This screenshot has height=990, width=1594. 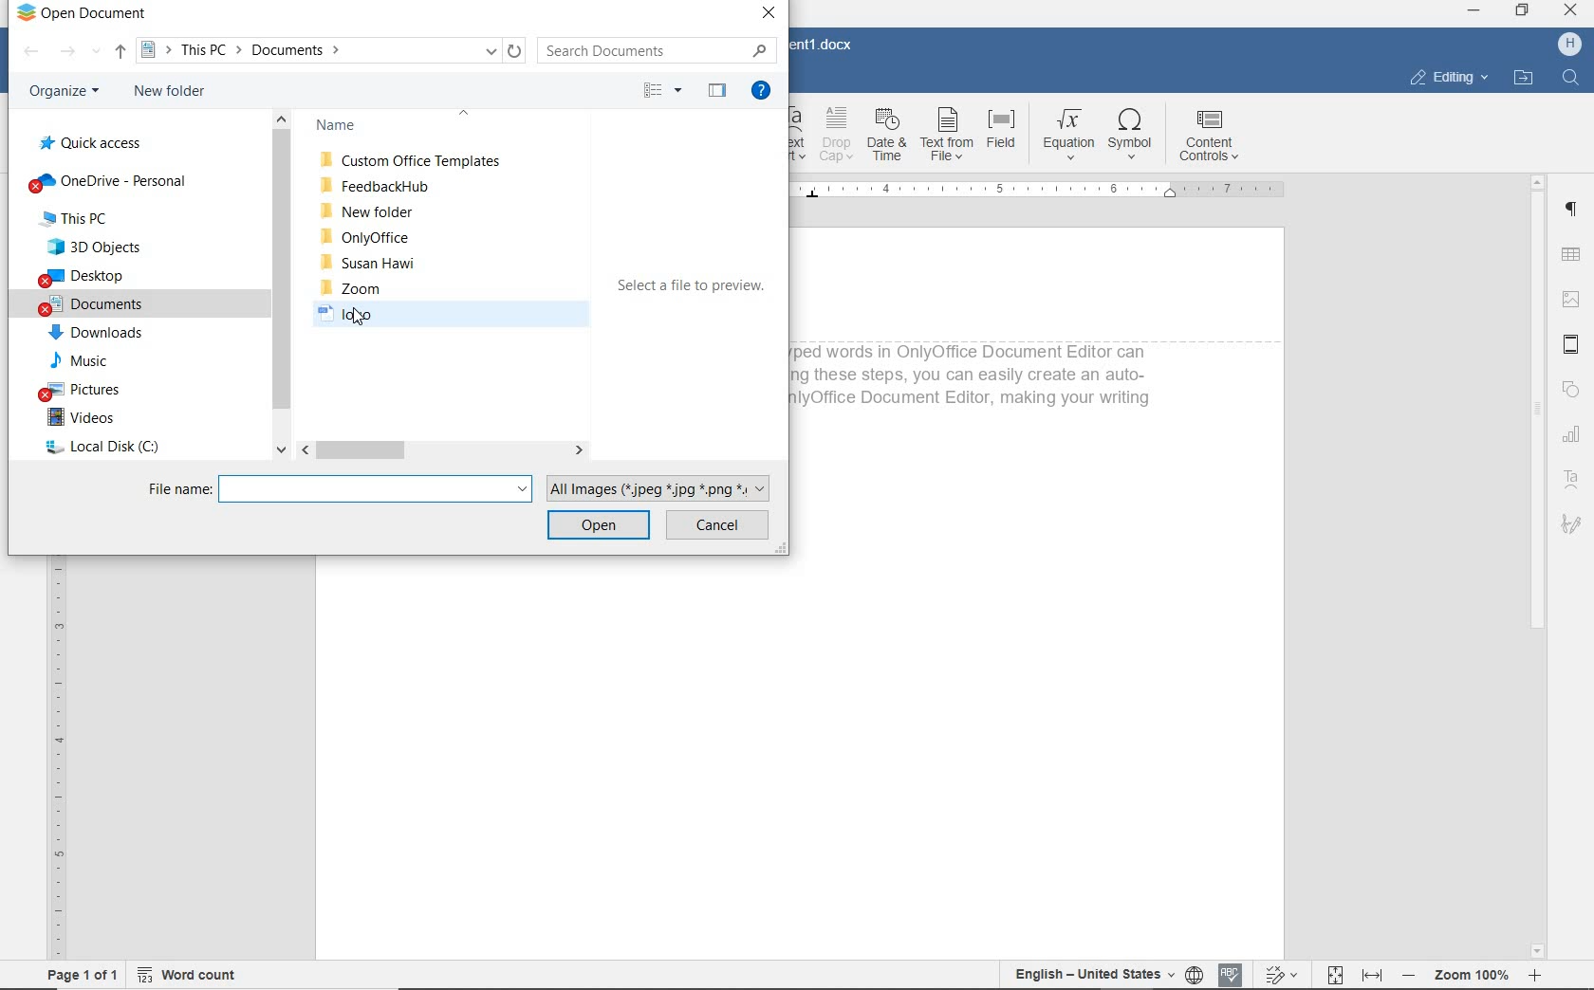 What do you see at coordinates (86, 277) in the screenshot?
I see `DESKTOP` at bounding box center [86, 277].